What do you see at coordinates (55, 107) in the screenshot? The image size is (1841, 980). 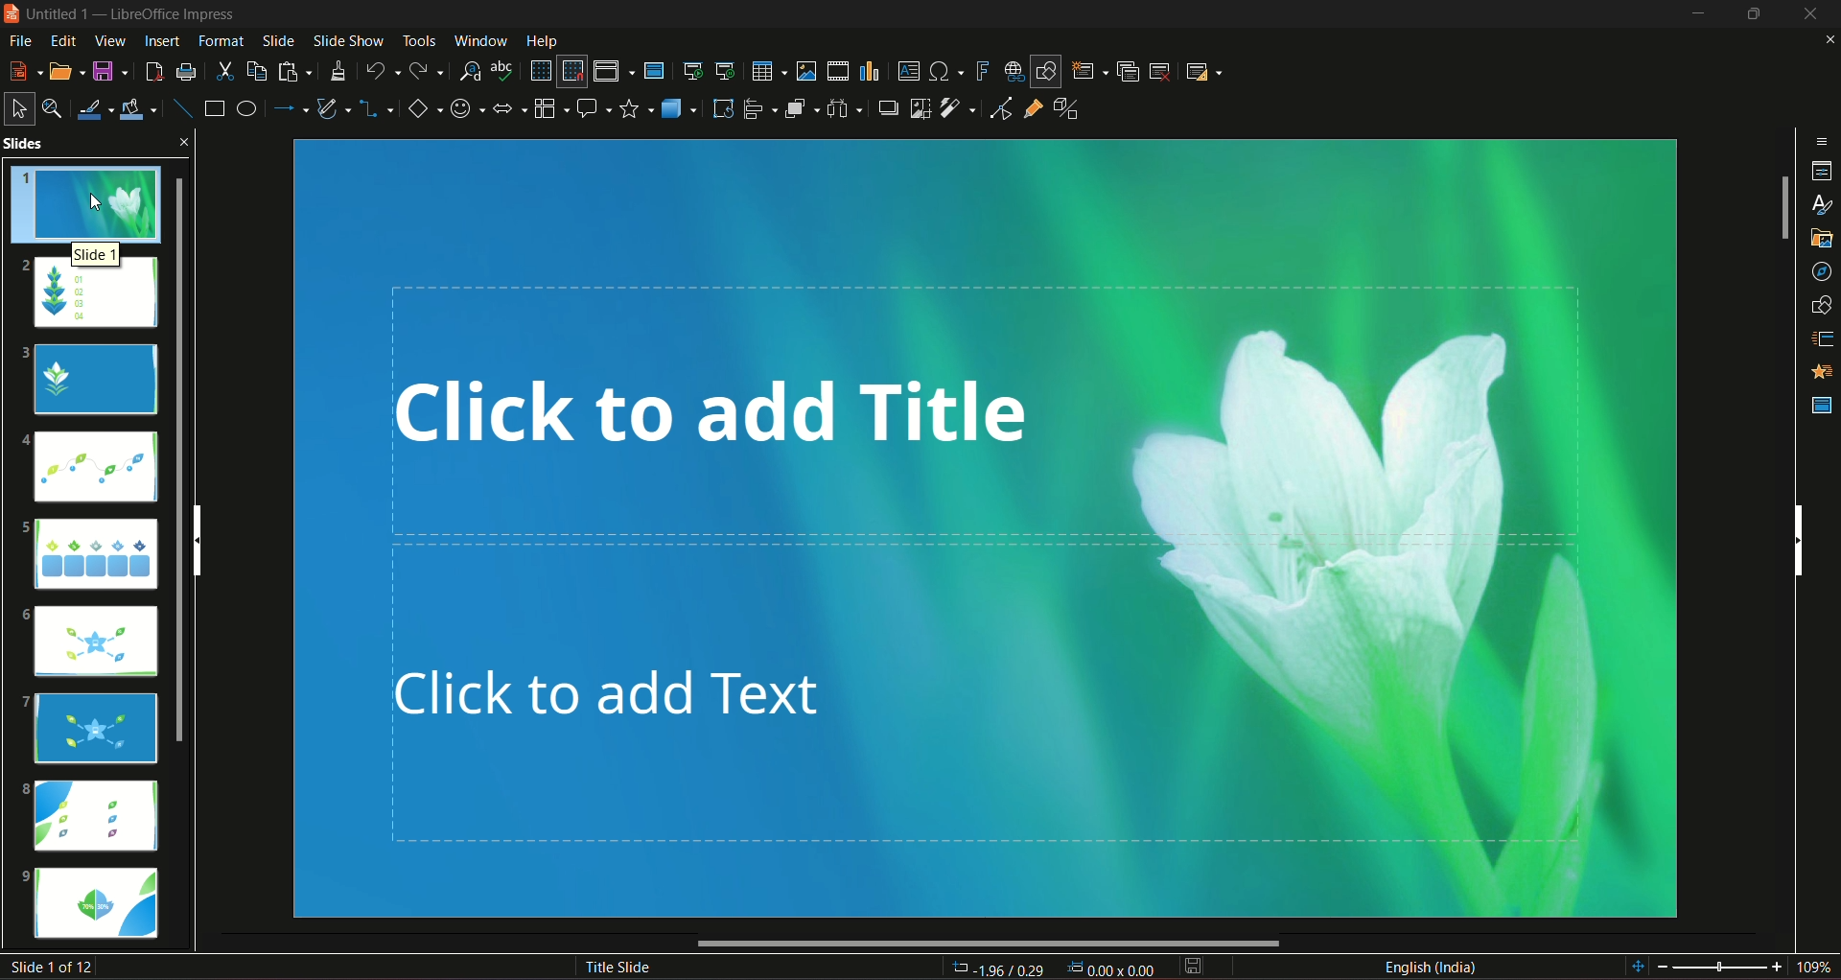 I see `zoom and pan` at bounding box center [55, 107].